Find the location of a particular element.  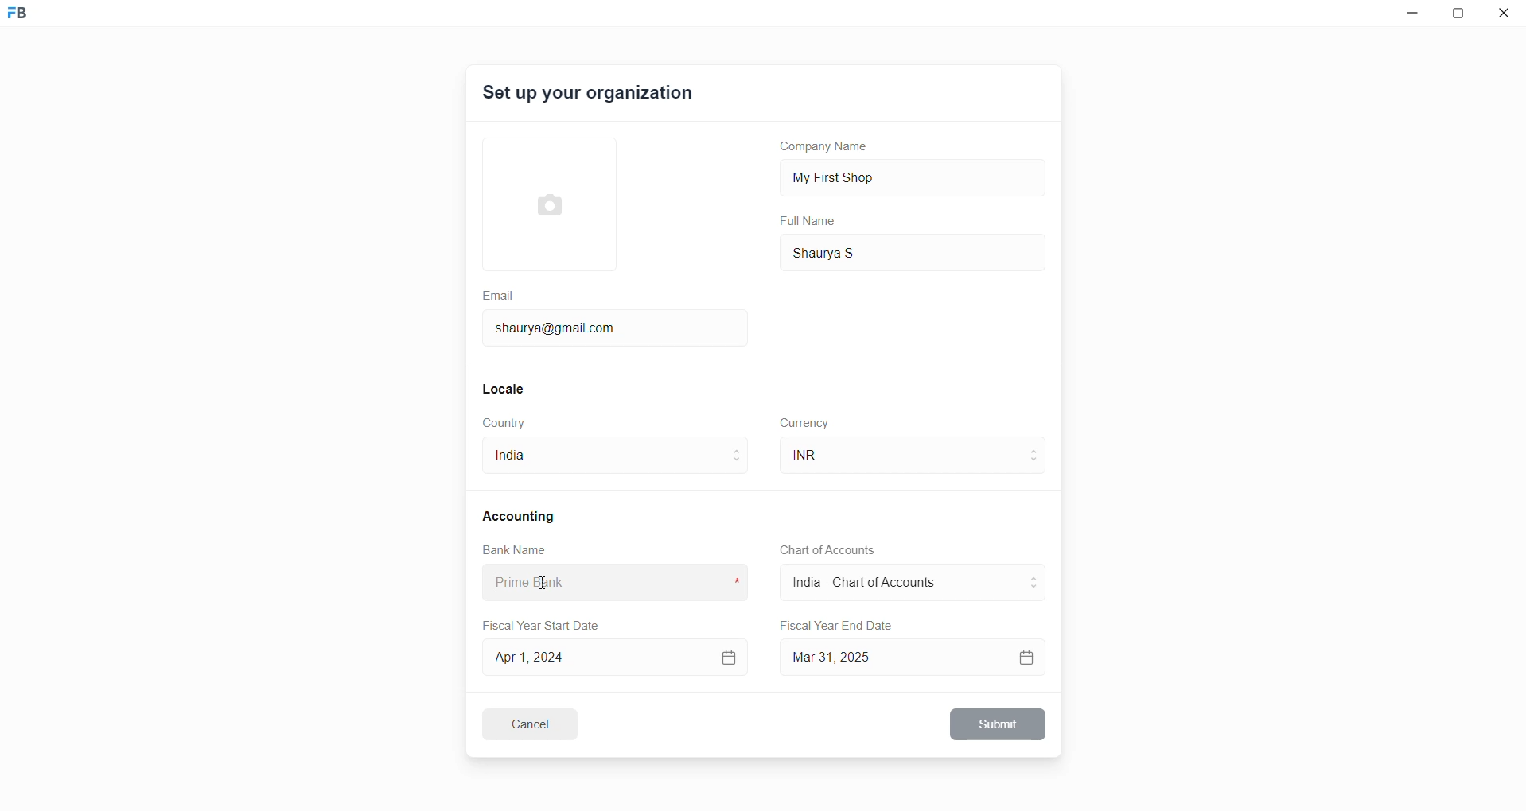

Locale is located at coordinates (504, 388).